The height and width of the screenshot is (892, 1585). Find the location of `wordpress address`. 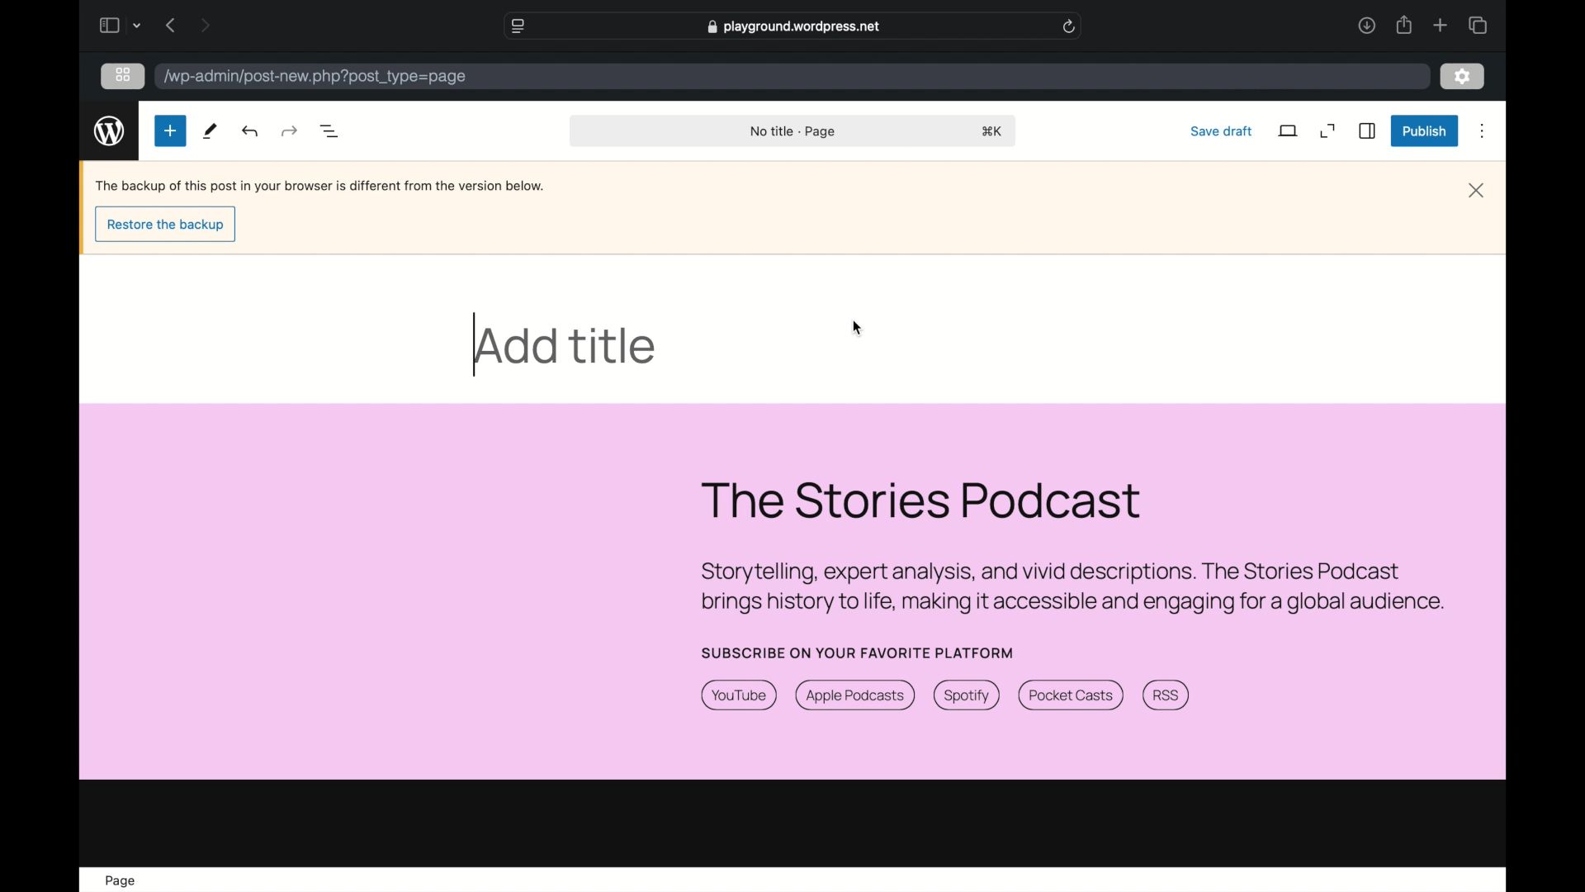

wordpress address is located at coordinates (315, 78).